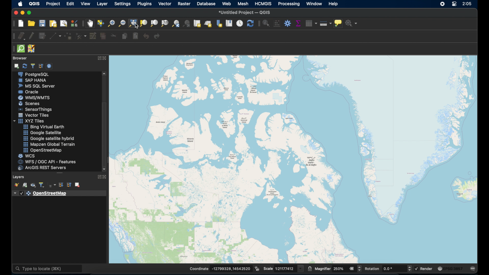  What do you see at coordinates (21, 49) in the screenshot?
I see `quicksom` at bounding box center [21, 49].